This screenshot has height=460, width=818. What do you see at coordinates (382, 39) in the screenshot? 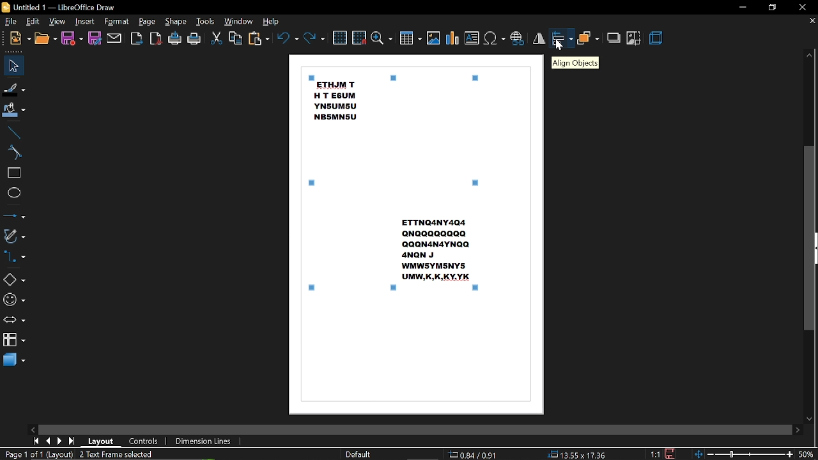
I see `zoom` at bounding box center [382, 39].